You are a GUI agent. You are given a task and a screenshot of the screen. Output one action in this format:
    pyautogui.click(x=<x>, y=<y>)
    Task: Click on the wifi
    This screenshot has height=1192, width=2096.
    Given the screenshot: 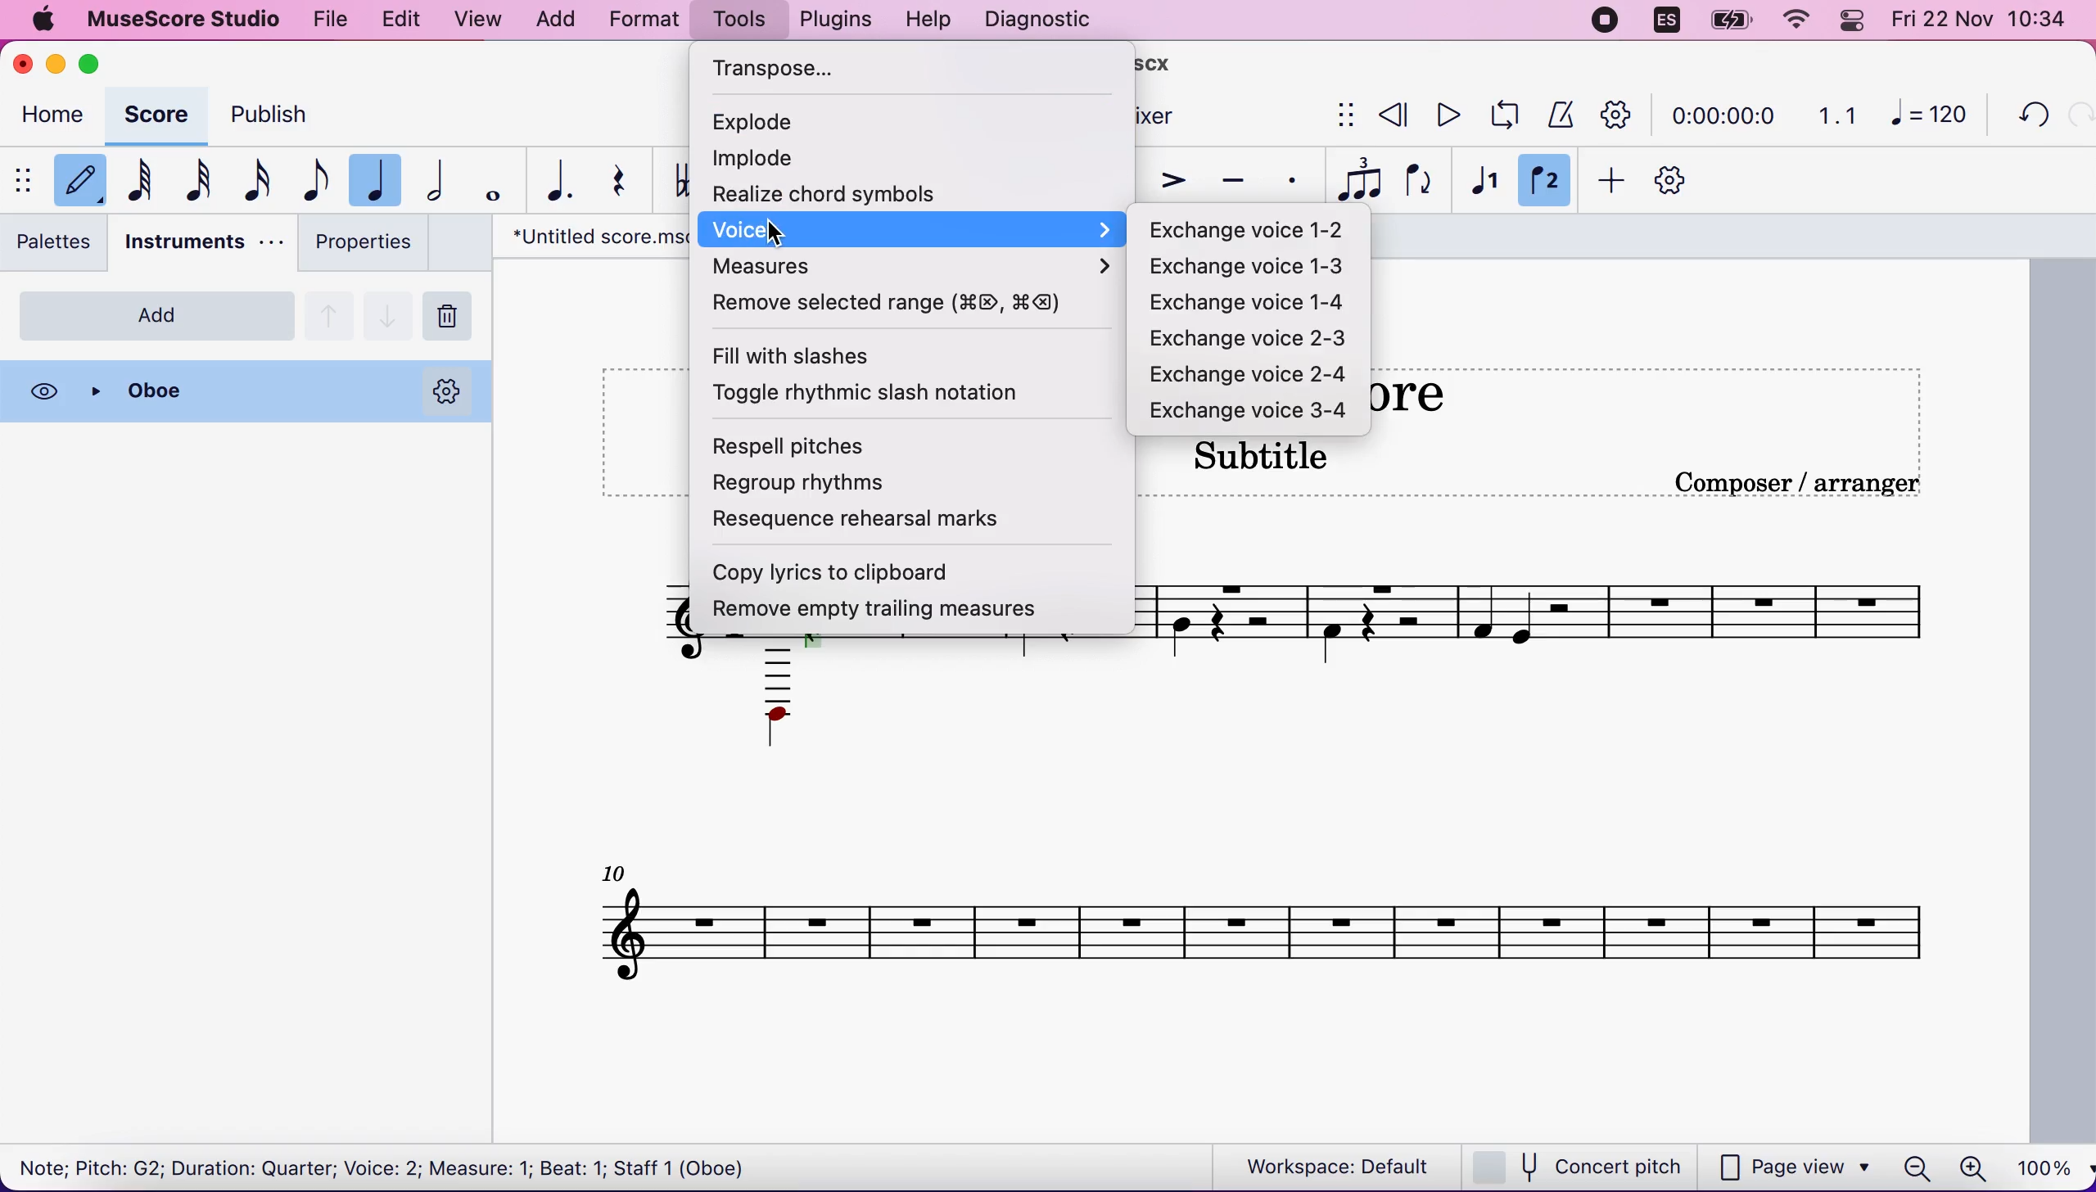 What is the action you would take?
    pyautogui.click(x=1790, y=19)
    